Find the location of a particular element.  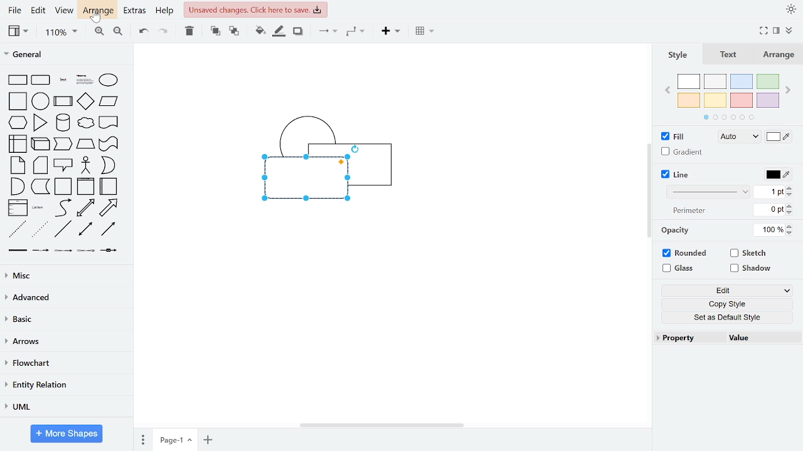

tape is located at coordinates (109, 145).